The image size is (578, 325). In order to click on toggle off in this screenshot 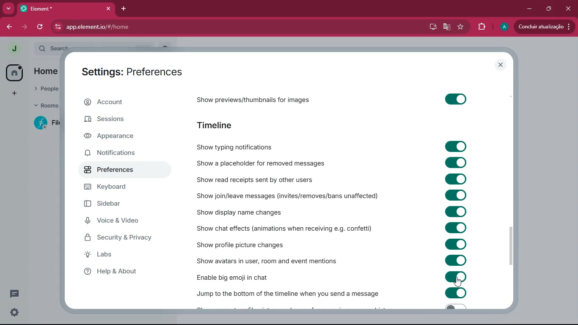, I will do `click(454, 308)`.